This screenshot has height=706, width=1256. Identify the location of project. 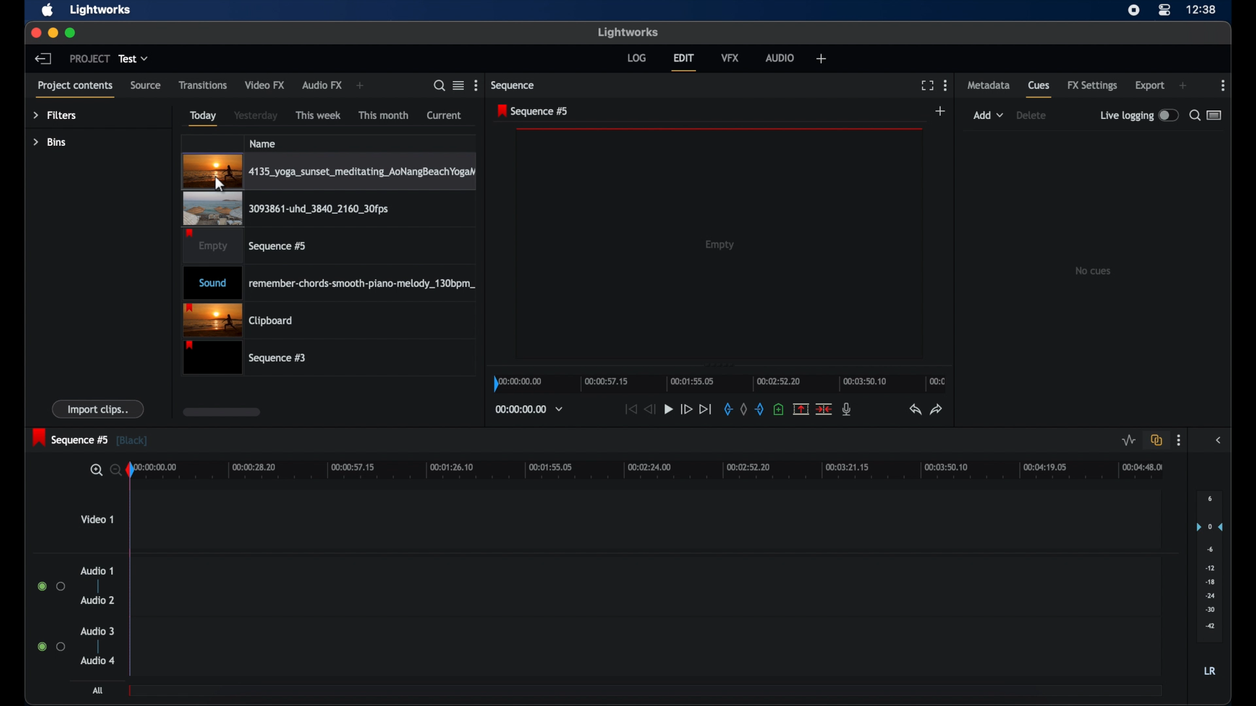
(88, 58).